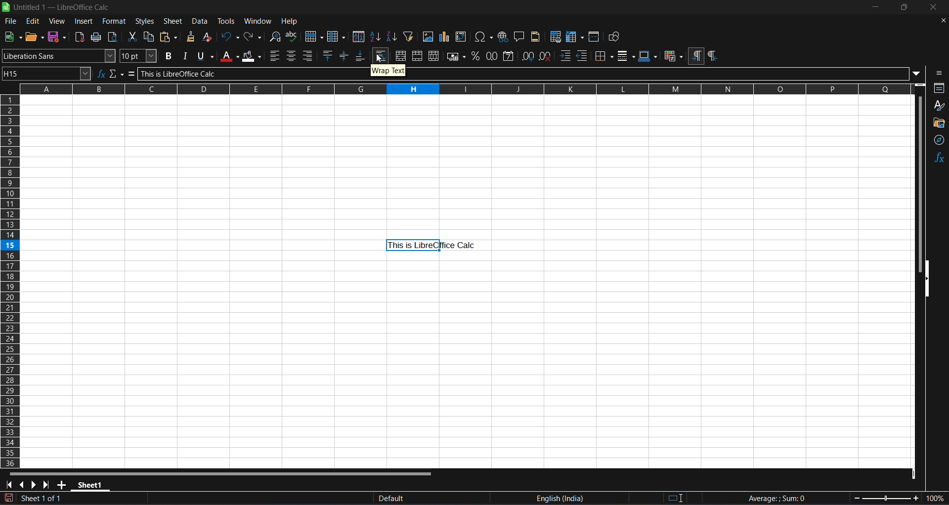  Describe the element at coordinates (417, 56) in the screenshot. I see `merge cells` at that location.